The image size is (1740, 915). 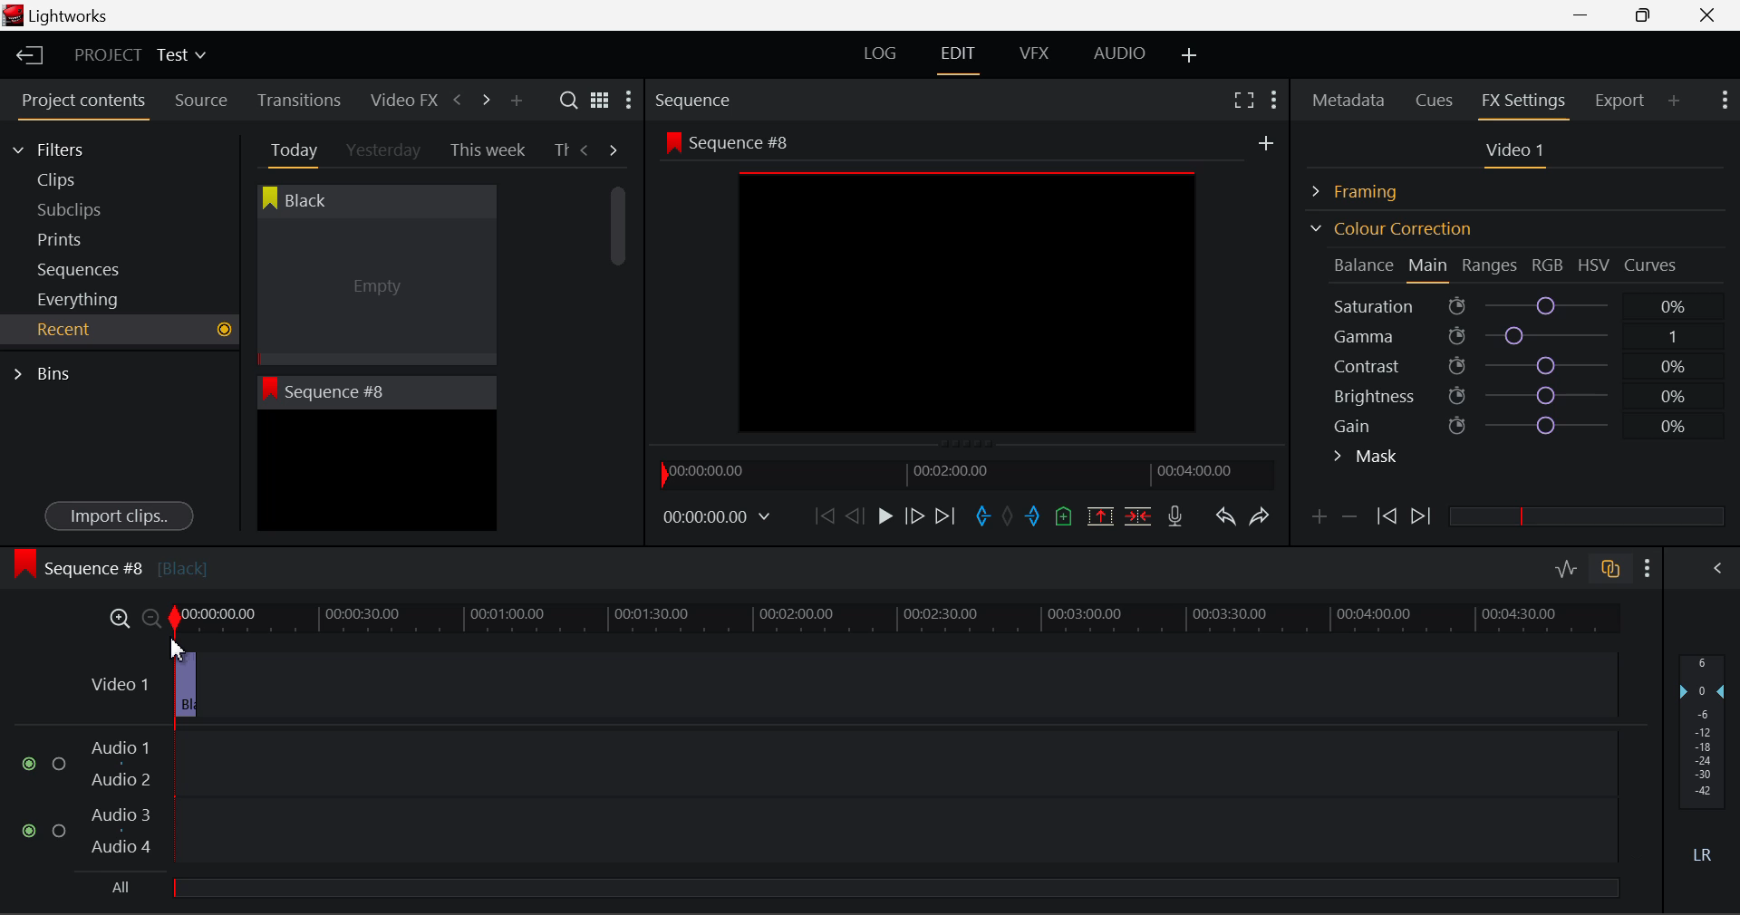 What do you see at coordinates (698, 101) in the screenshot?
I see `Sequence Preview Section` at bounding box center [698, 101].